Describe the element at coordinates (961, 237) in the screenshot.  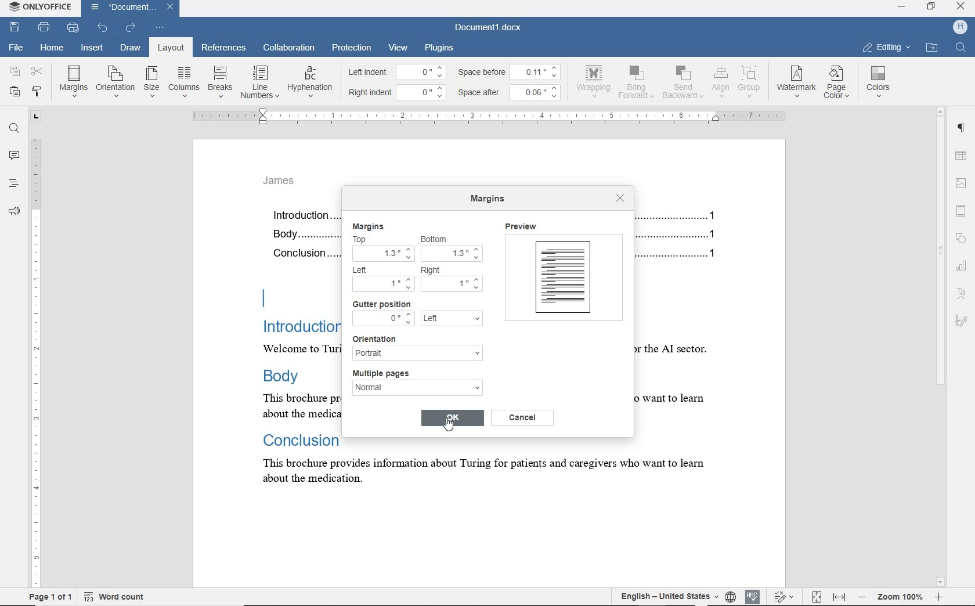
I see `shape` at that location.